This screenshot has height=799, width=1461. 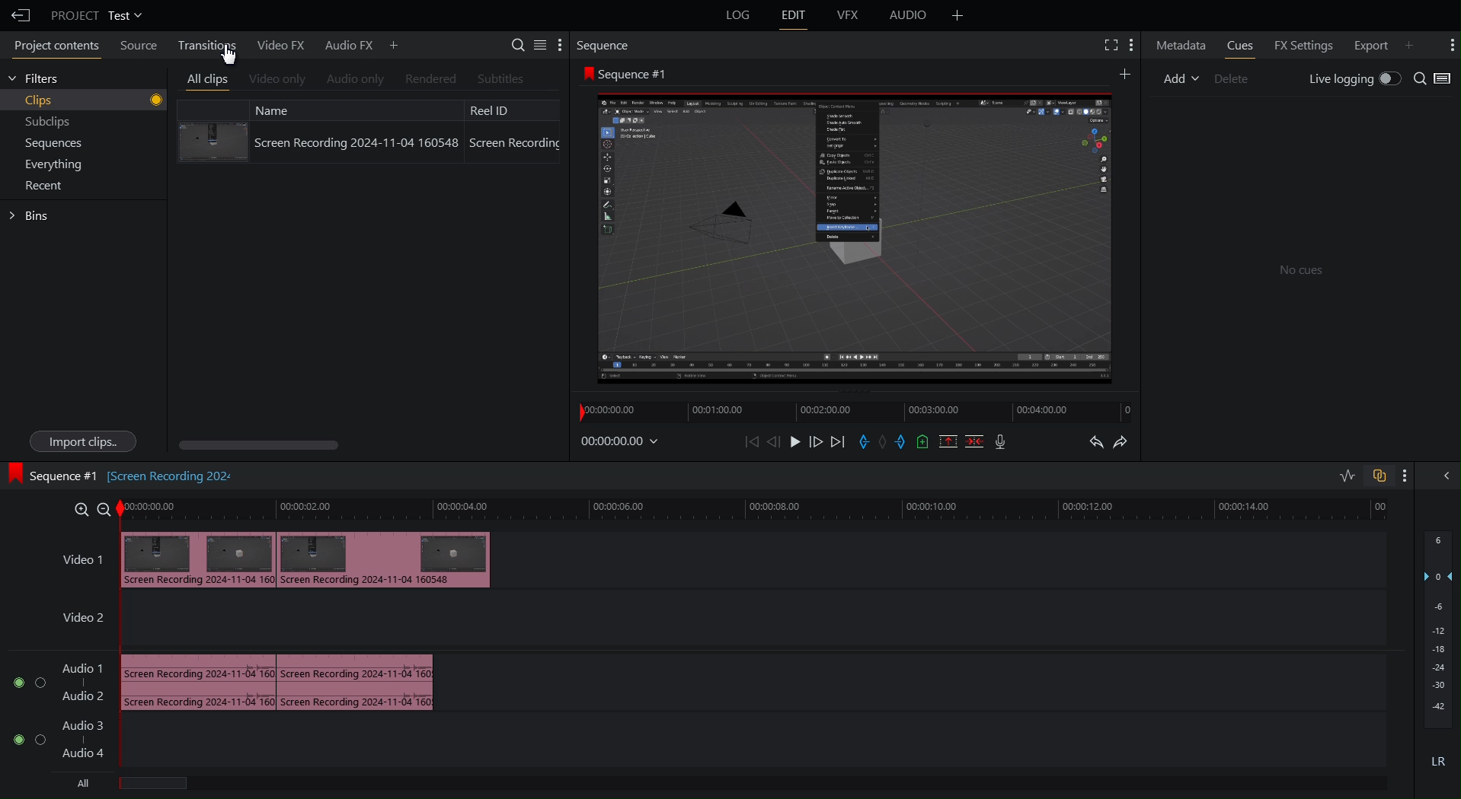 What do you see at coordinates (103, 508) in the screenshot?
I see `zoom out` at bounding box center [103, 508].